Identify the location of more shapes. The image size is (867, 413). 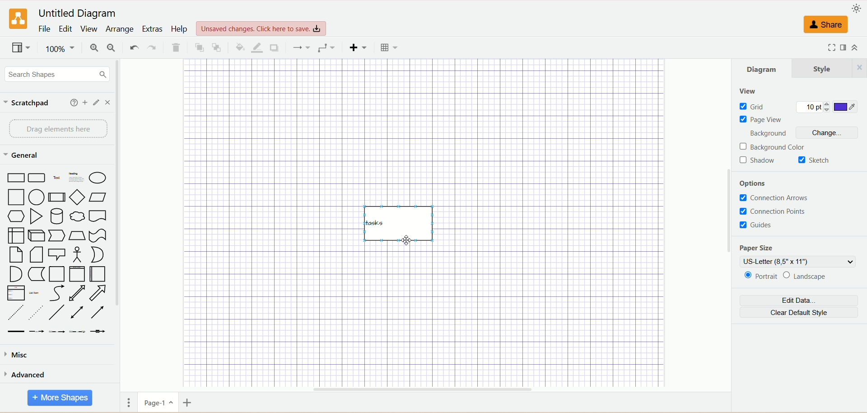
(59, 398).